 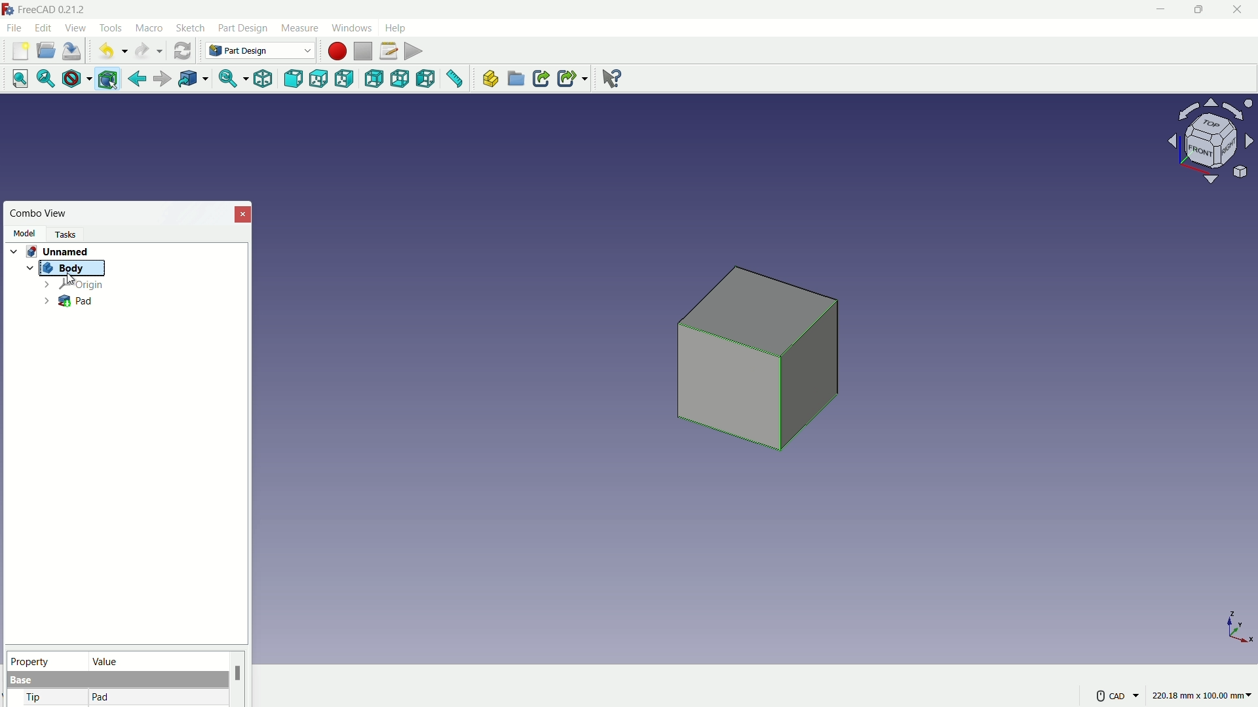 What do you see at coordinates (182, 50) in the screenshot?
I see `refresh` at bounding box center [182, 50].